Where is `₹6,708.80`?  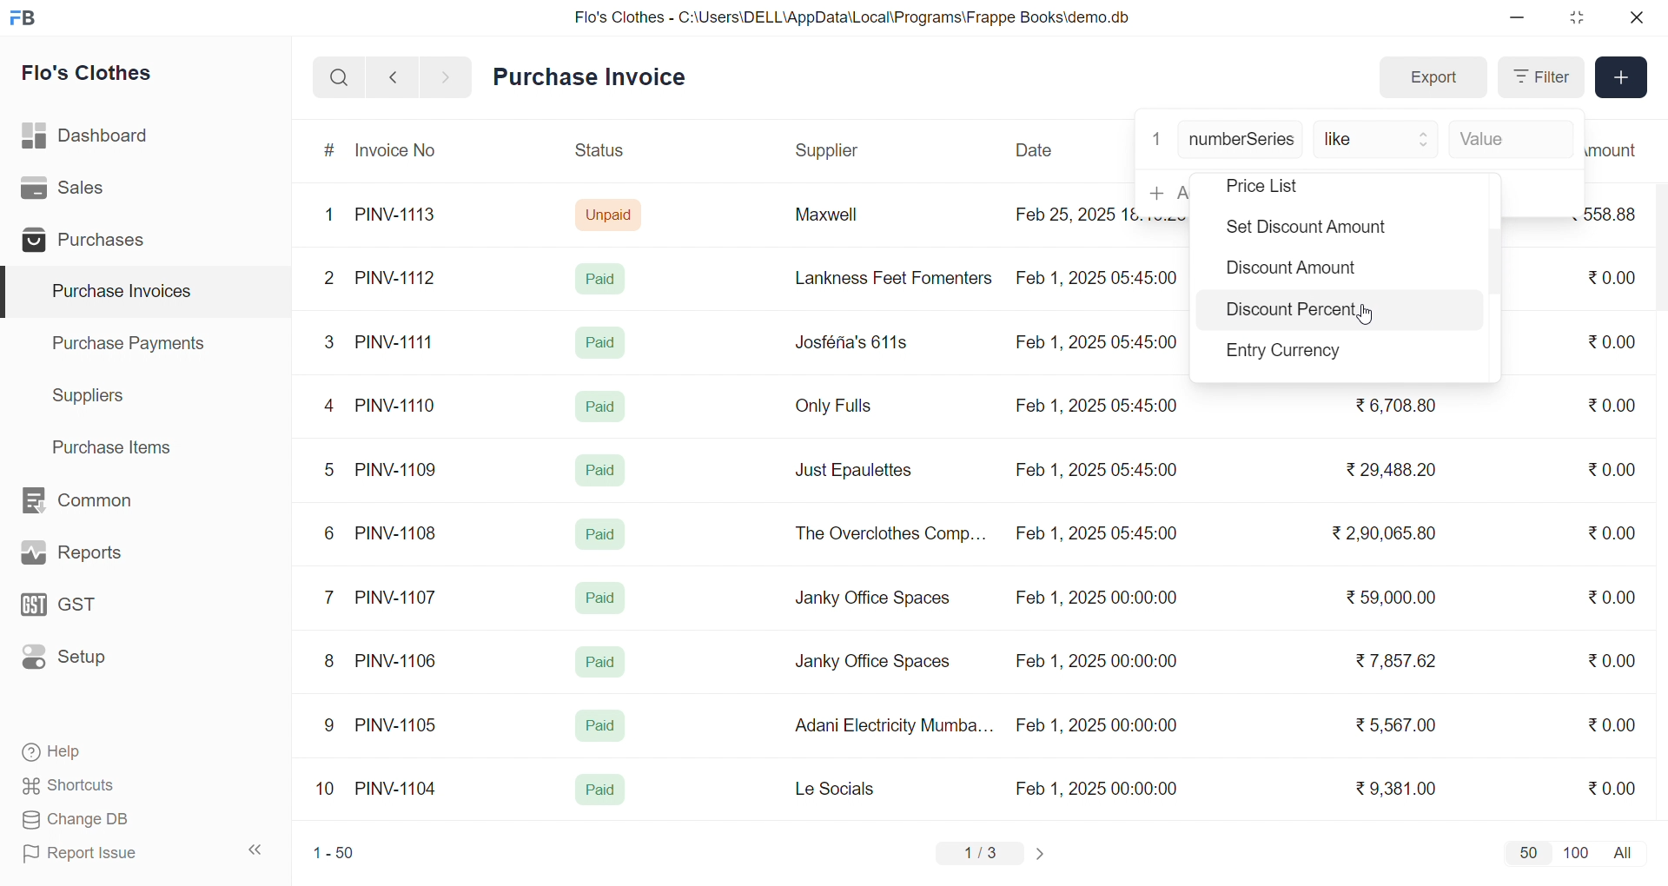
₹6,708.80 is located at coordinates (1395, 402).